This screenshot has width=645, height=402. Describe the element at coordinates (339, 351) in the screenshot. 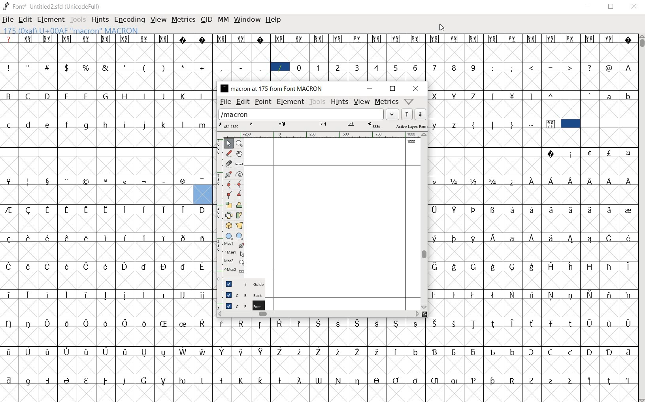

I see `Symbol` at that location.